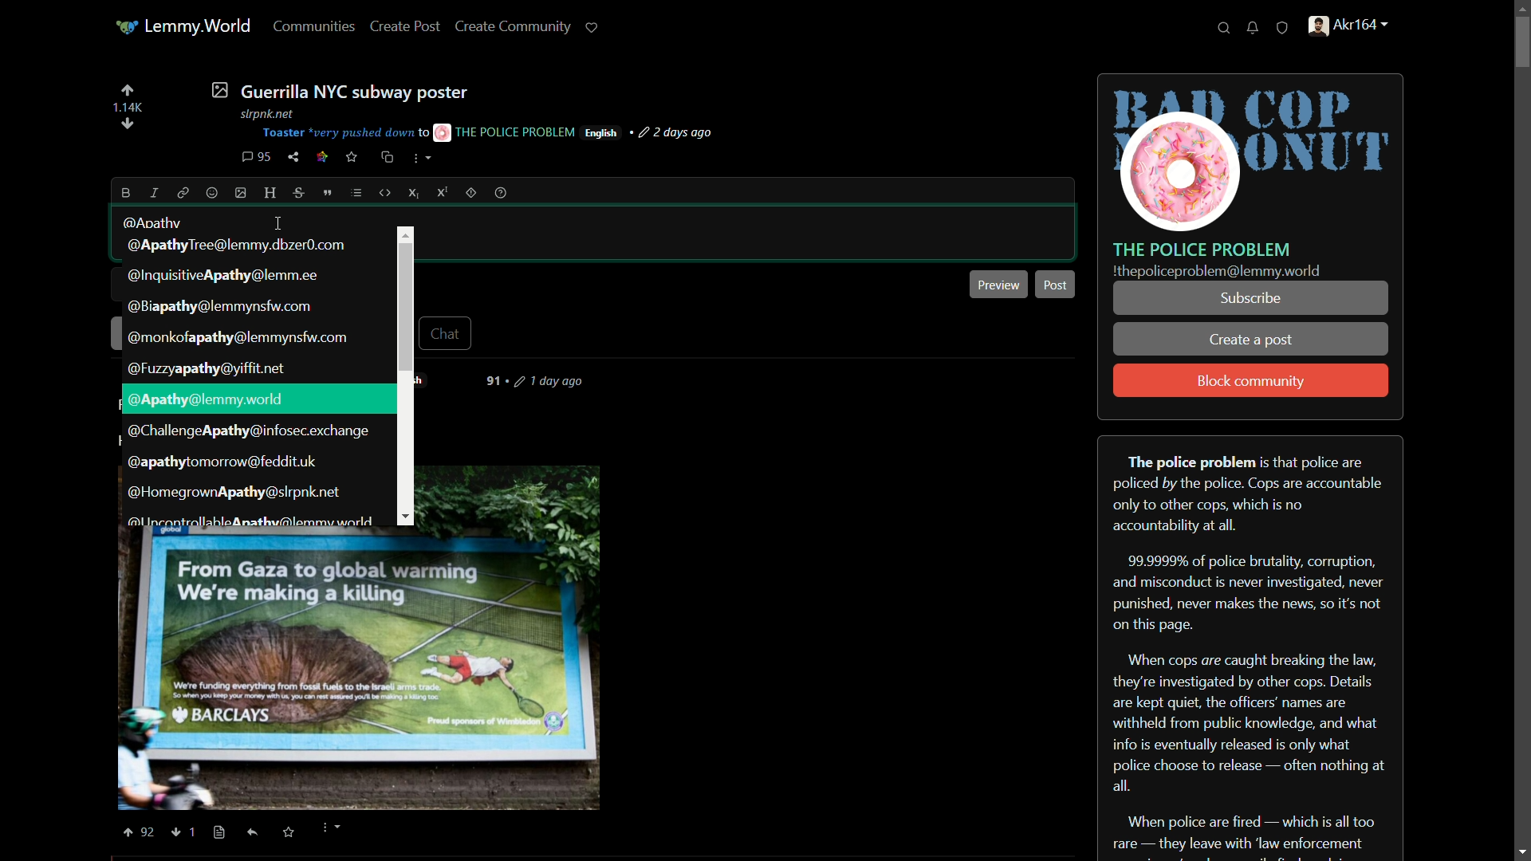 This screenshot has height=861, width=1531. I want to click on , so click(126, 832).